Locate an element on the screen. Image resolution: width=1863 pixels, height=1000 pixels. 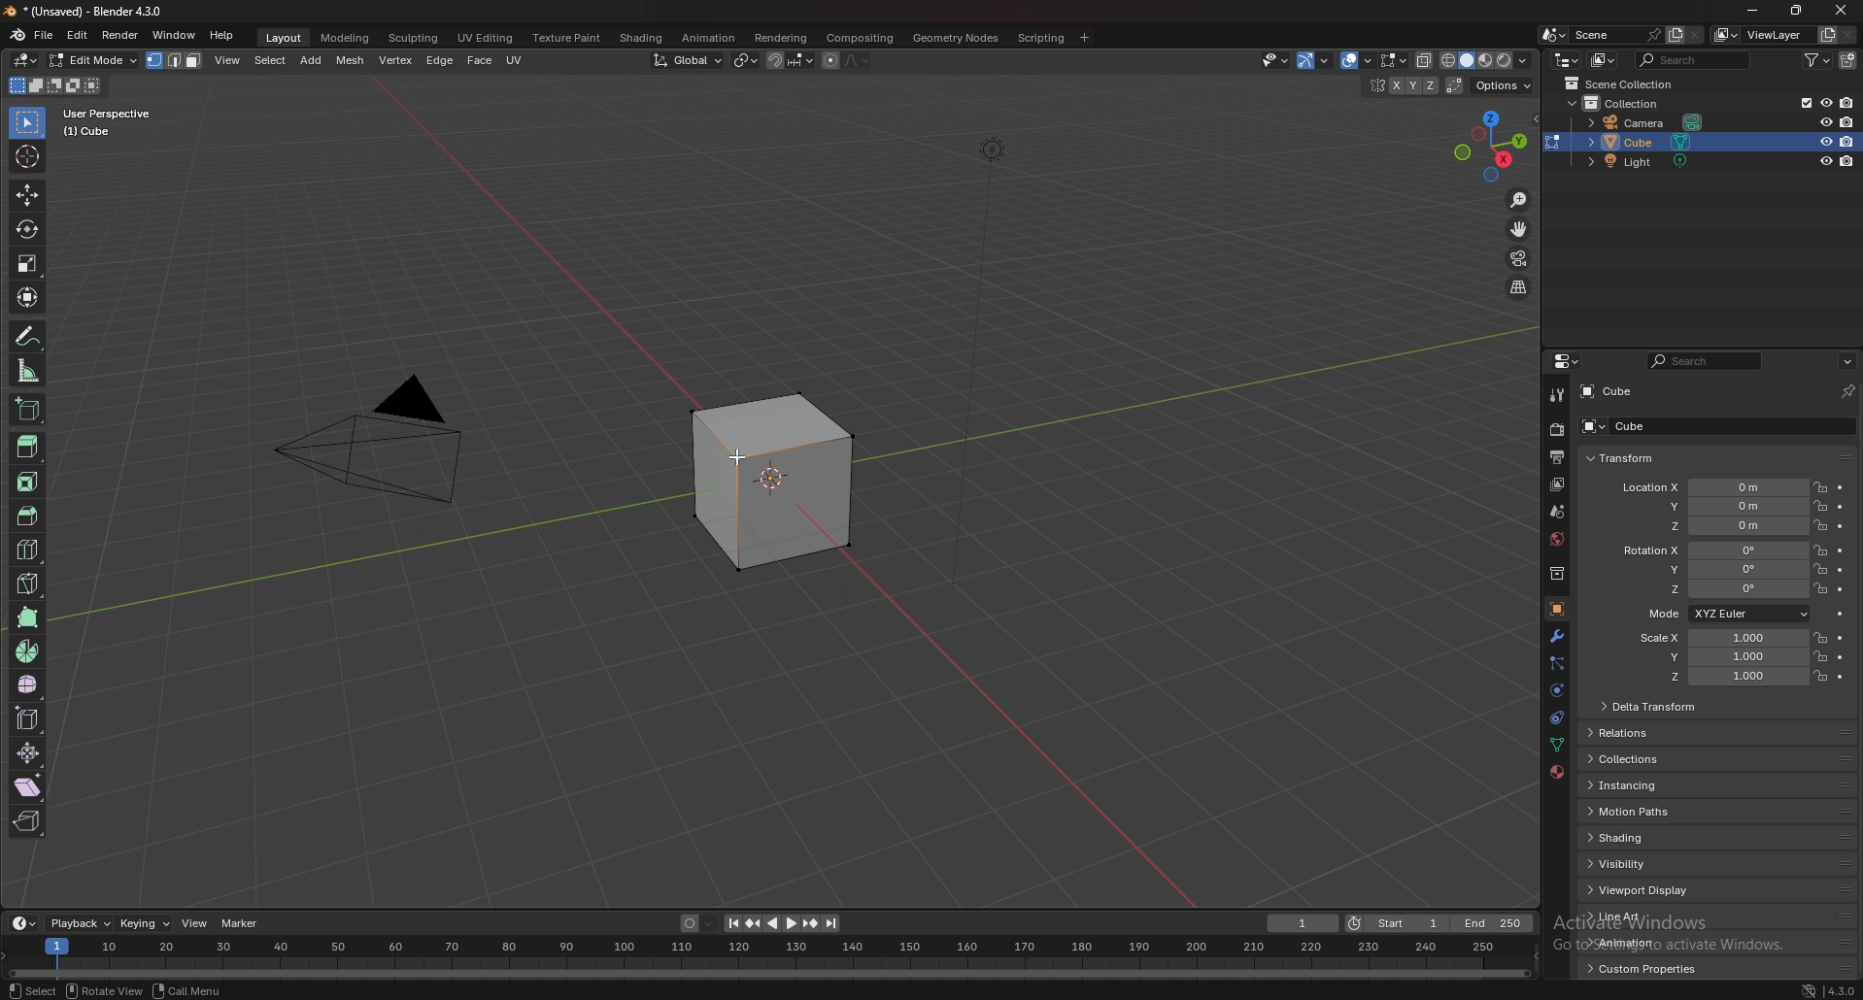
geometry nodes is located at coordinates (956, 37).